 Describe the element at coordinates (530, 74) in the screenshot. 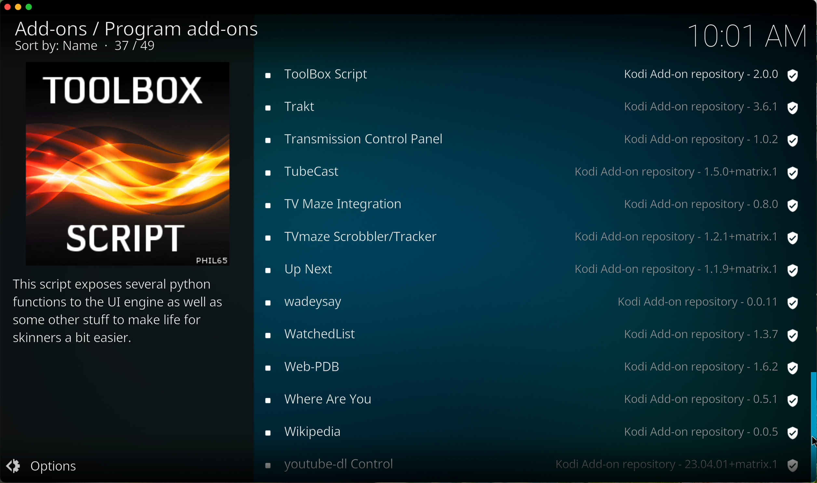

I see `toolbox script` at that location.